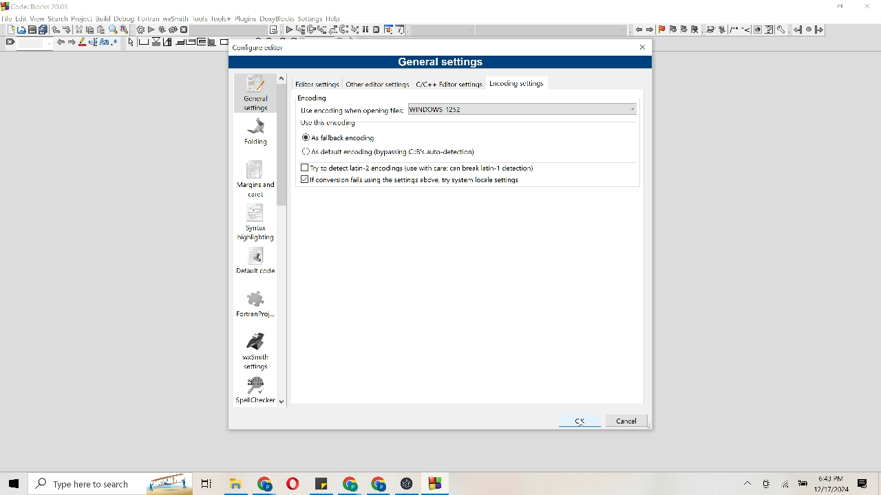 The width and height of the screenshot is (881, 495). What do you see at coordinates (310, 19) in the screenshot?
I see `settings` at bounding box center [310, 19].